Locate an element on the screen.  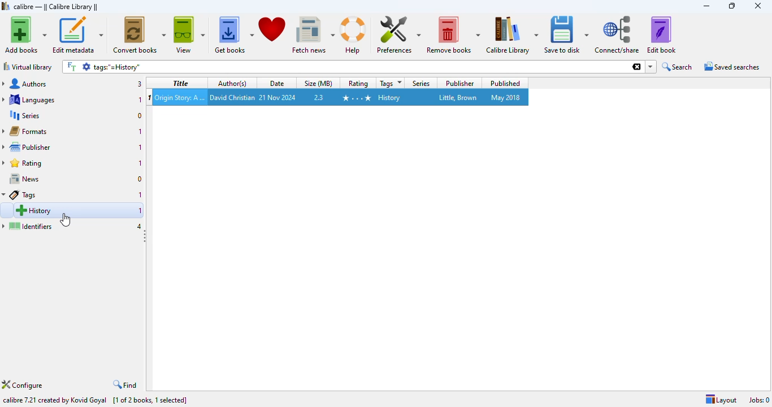
publisher is located at coordinates (459, 83).